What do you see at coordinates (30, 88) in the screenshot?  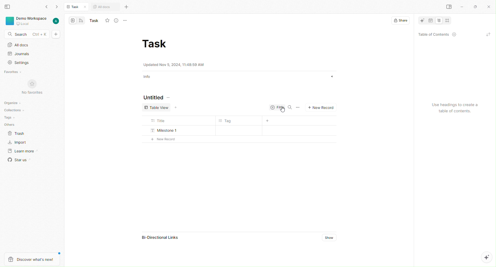 I see `No Favorites` at bounding box center [30, 88].